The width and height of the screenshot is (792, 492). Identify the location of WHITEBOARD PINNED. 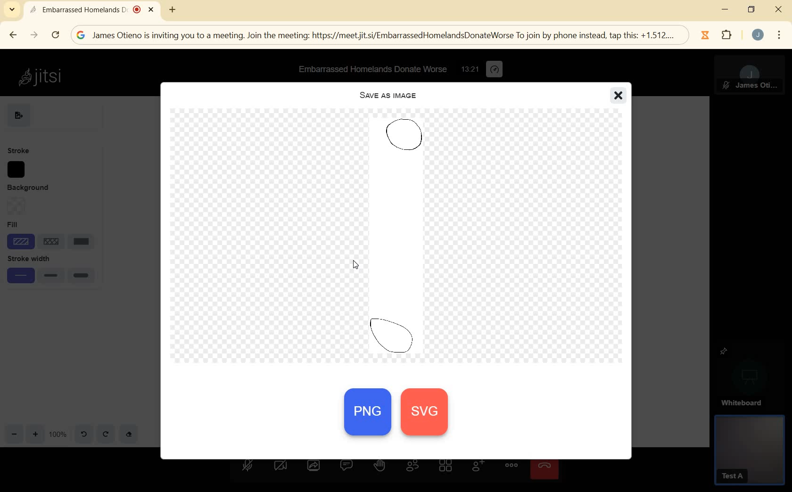
(751, 375).